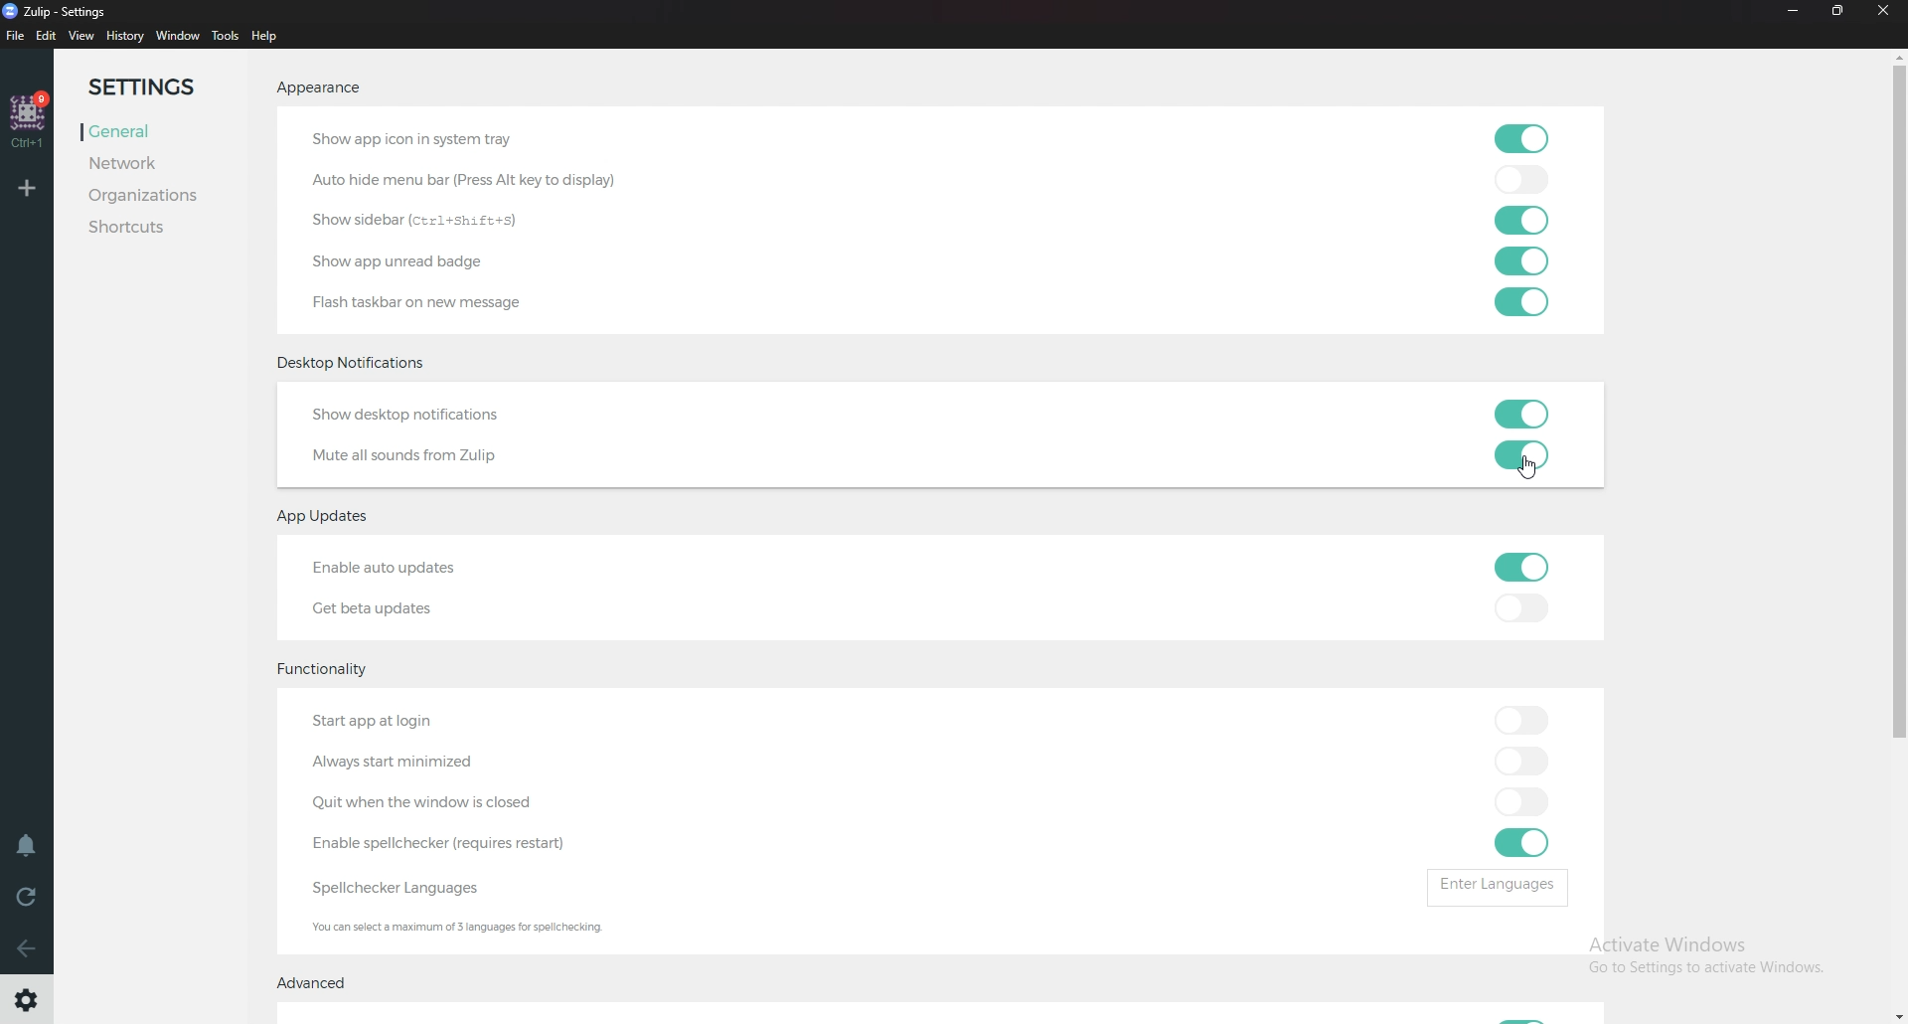  I want to click on minimize, so click(1795, 12).